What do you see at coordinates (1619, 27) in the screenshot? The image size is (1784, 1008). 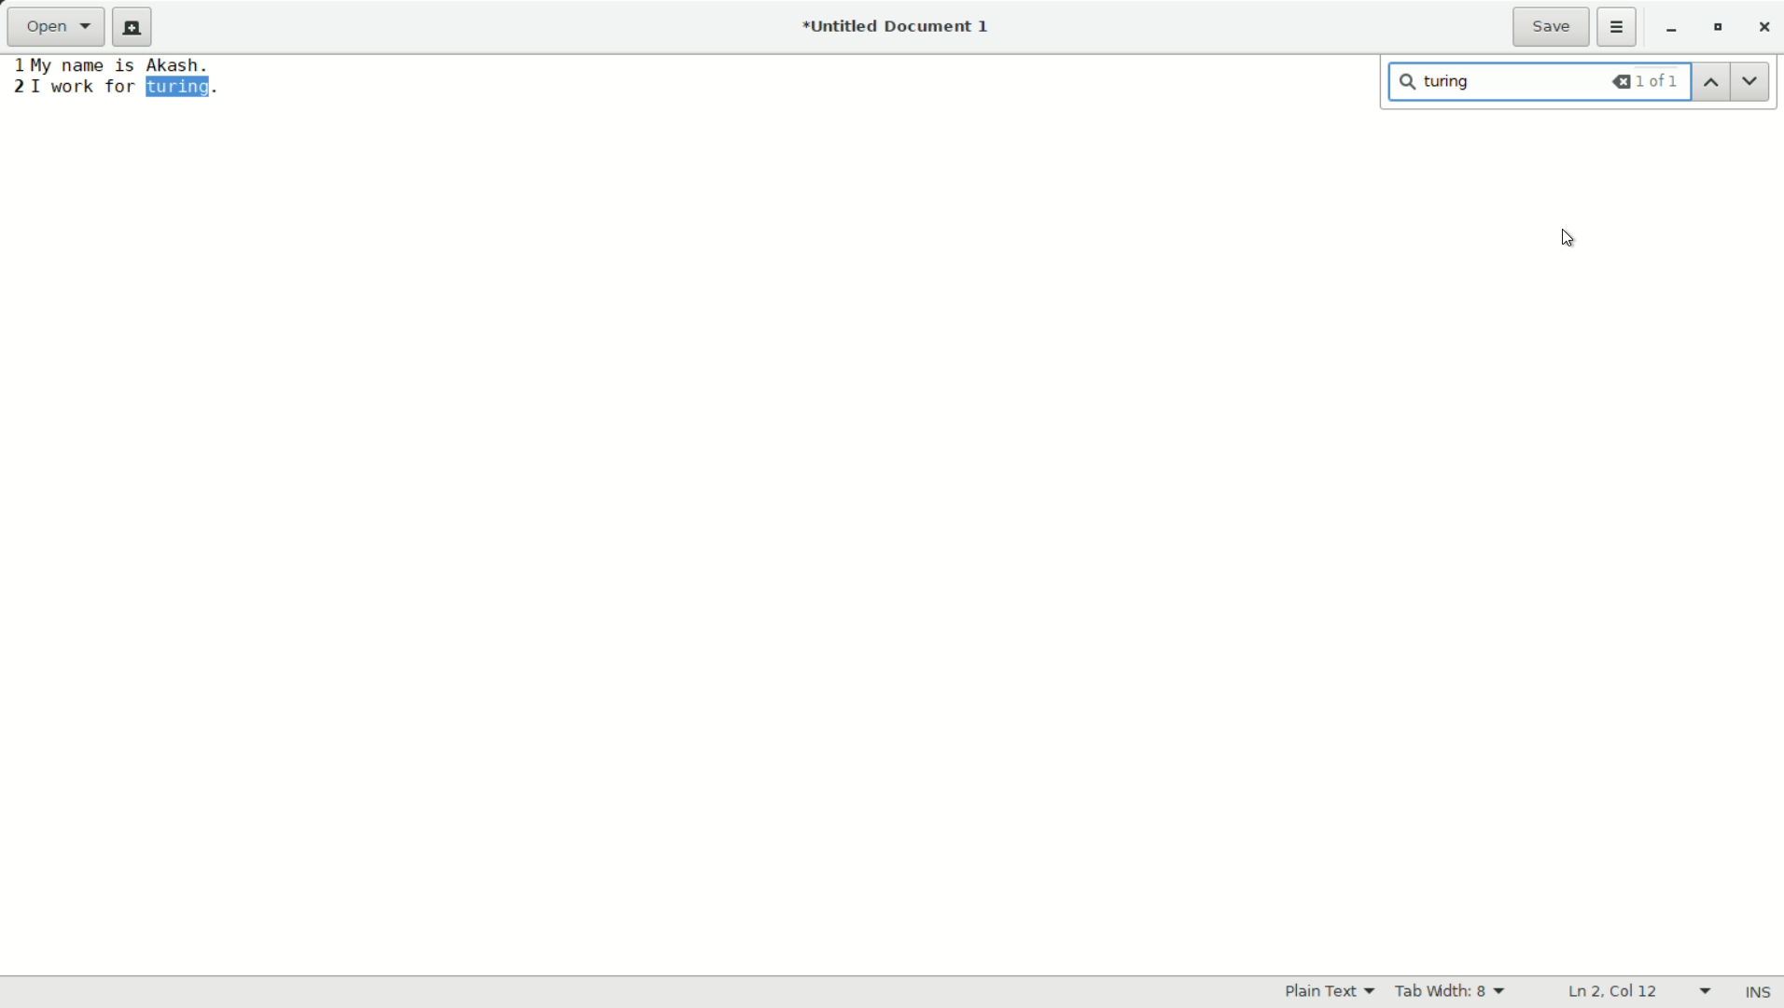 I see `more options` at bounding box center [1619, 27].